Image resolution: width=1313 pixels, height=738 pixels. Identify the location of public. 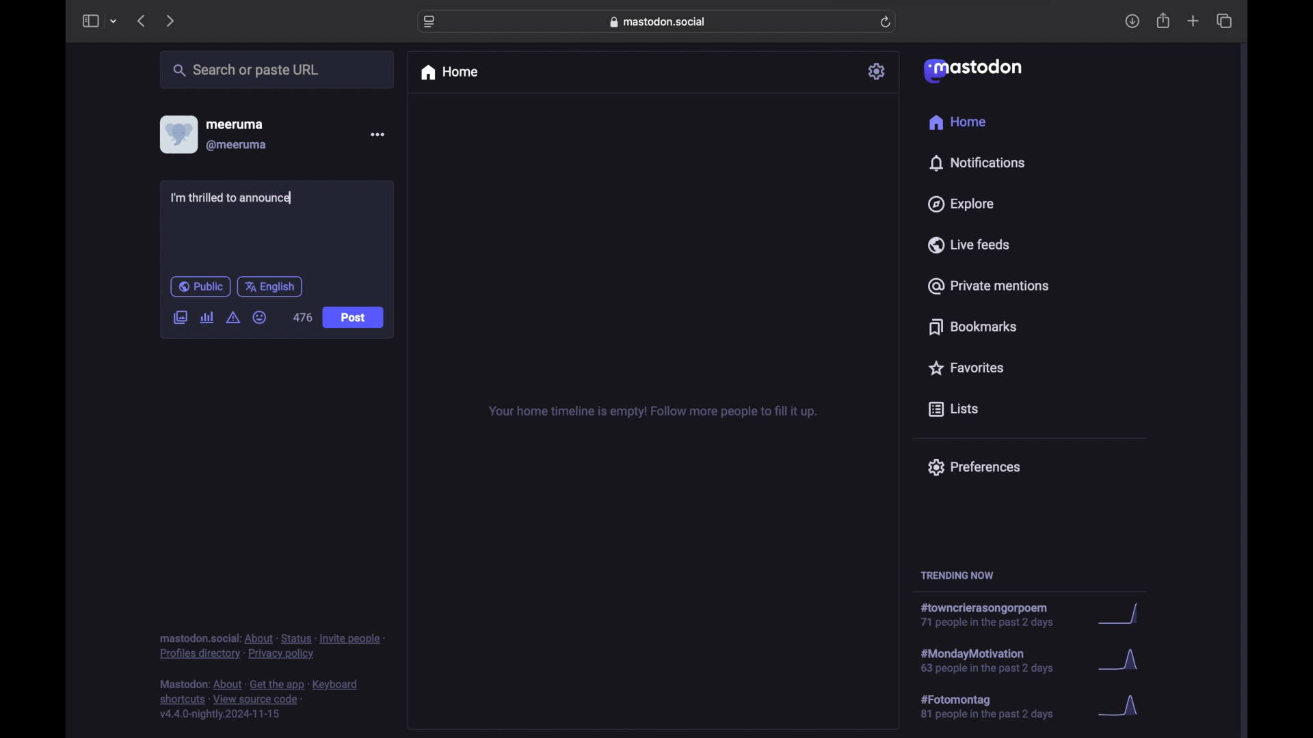
(200, 286).